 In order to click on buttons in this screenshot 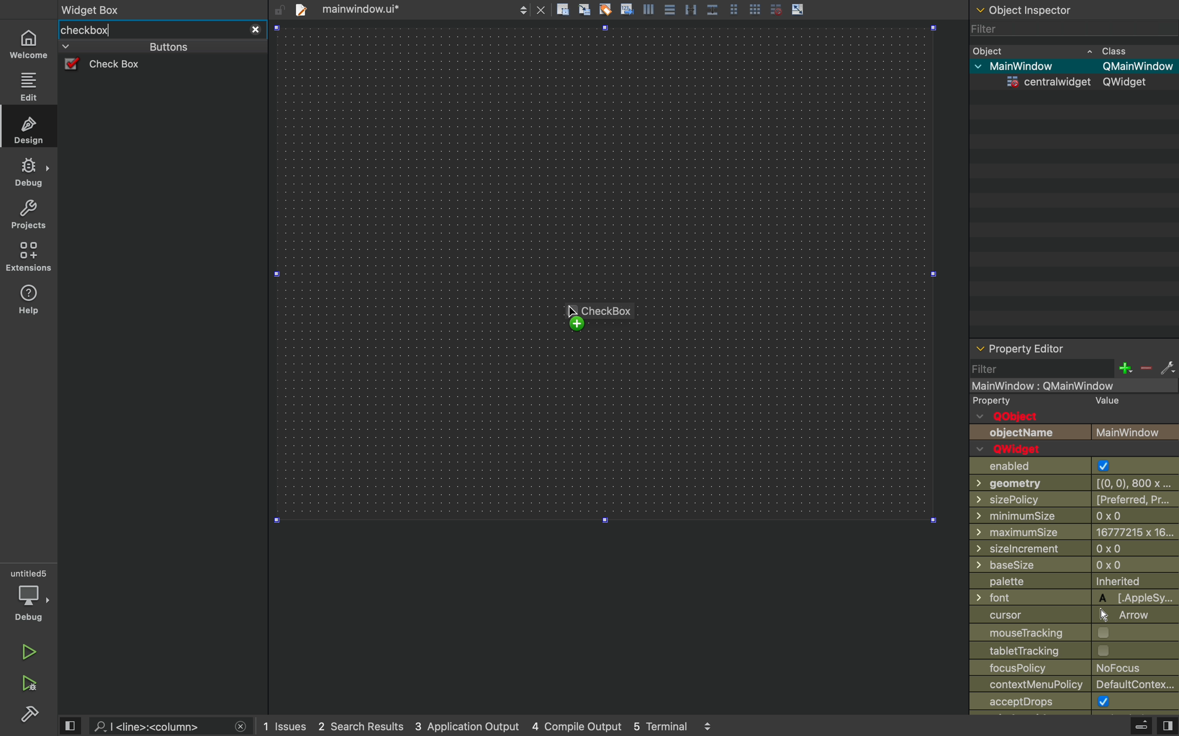, I will do `click(149, 47)`.